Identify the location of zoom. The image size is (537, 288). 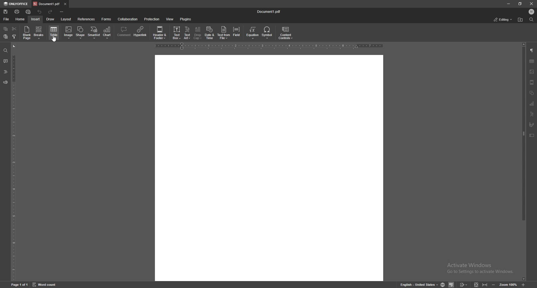
(508, 284).